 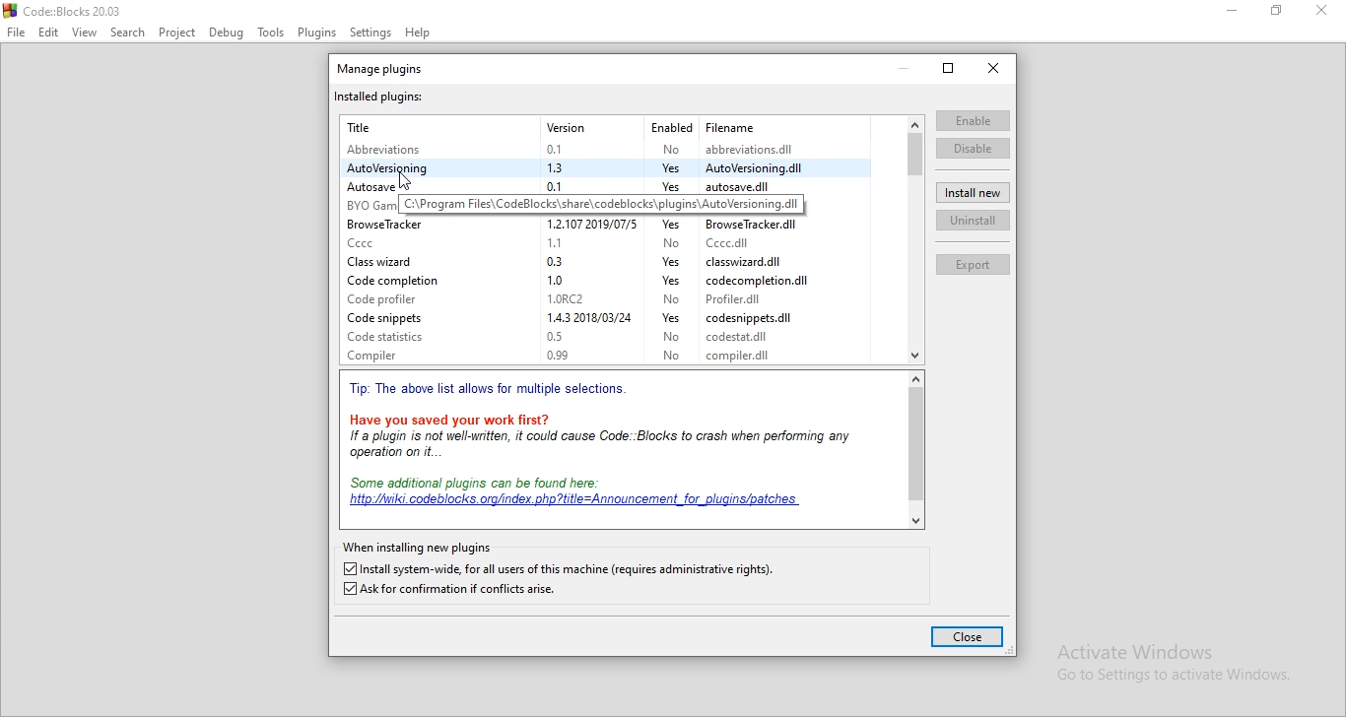 What do you see at coordinates (17, 33) in the screenshot?
I see `file` at bounding box center [17, 33].